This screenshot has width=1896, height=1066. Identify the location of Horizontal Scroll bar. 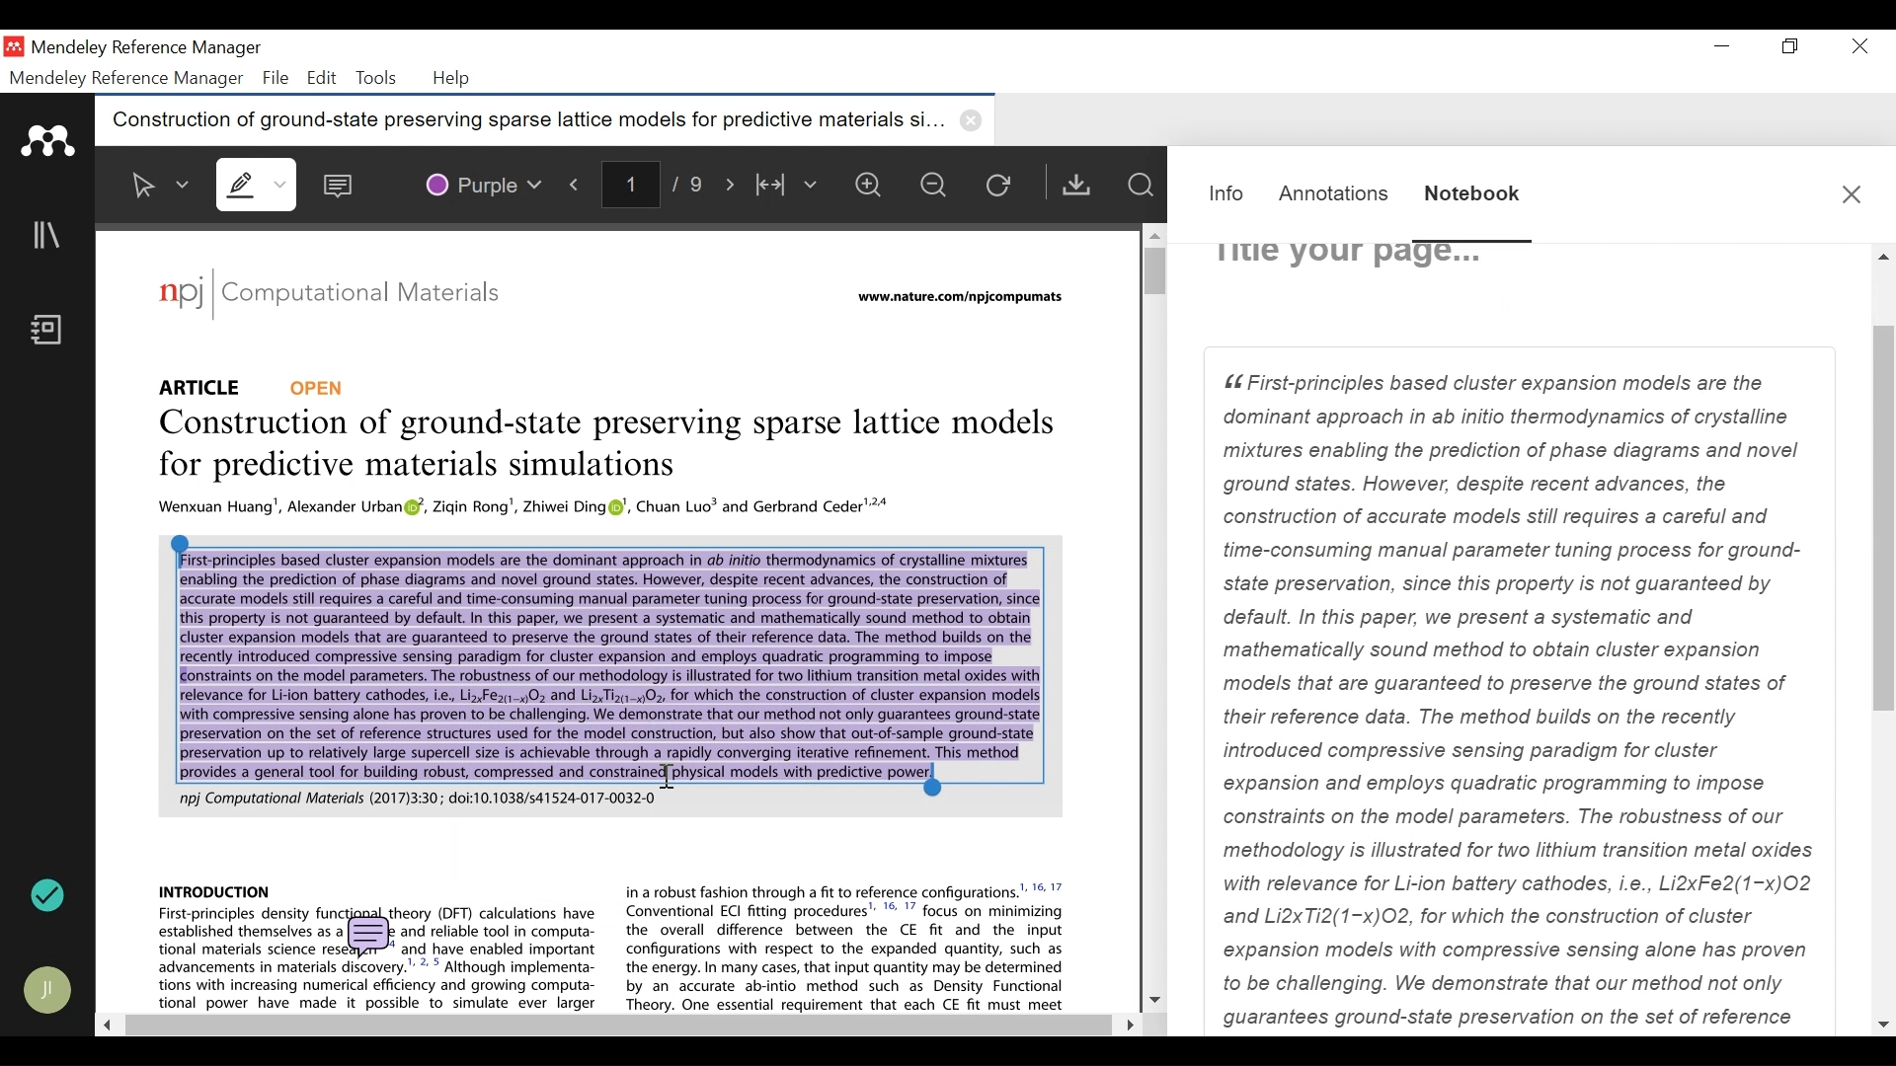
(614, 1026).